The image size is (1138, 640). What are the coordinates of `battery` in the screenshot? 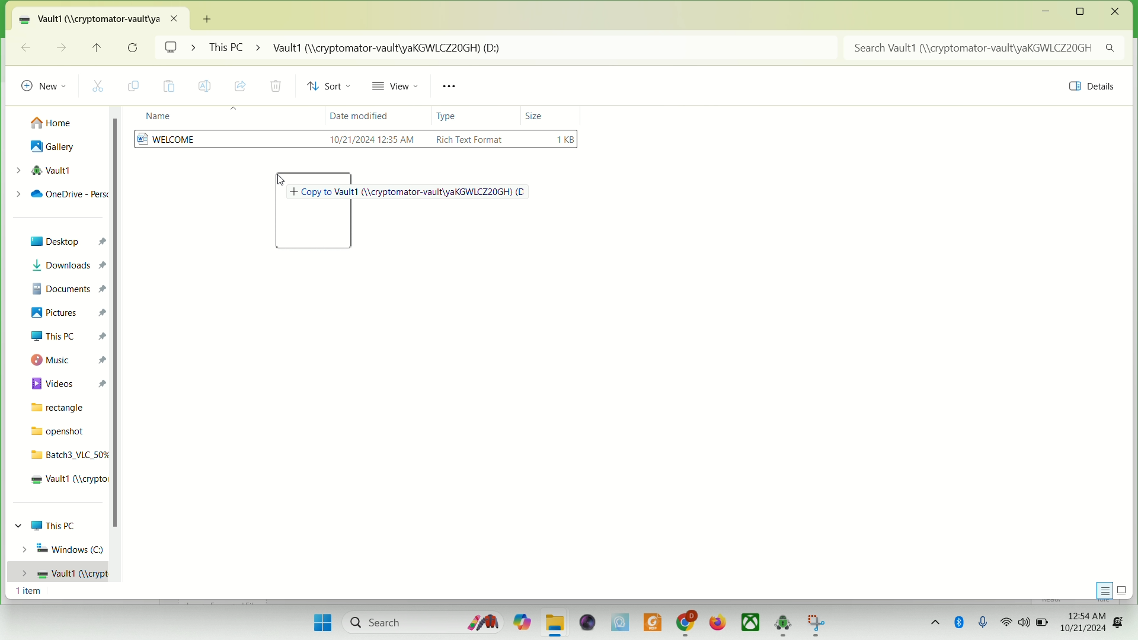 It's located at (1043, 623).